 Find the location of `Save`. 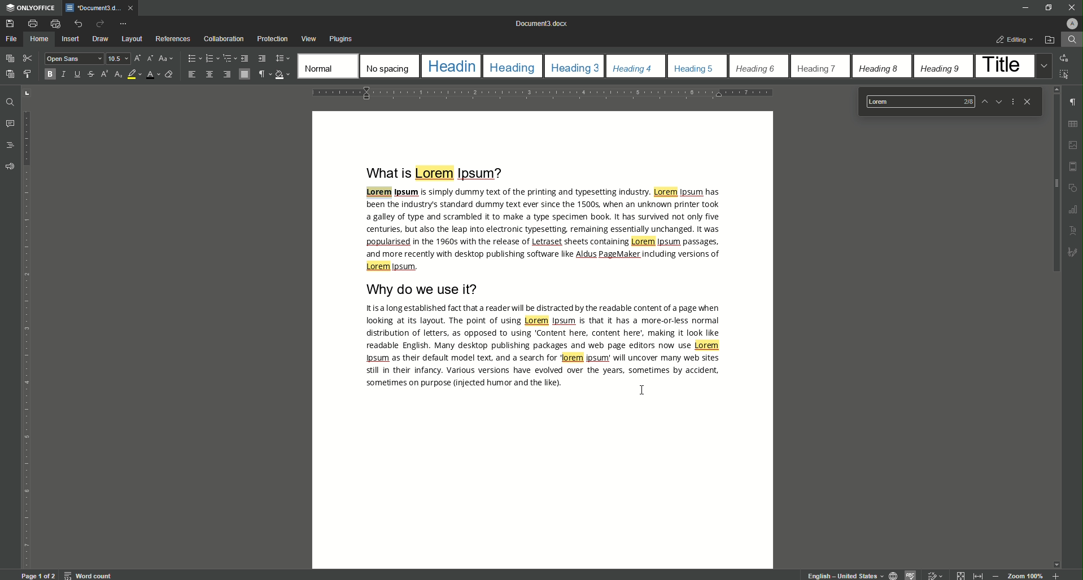

Save is located at coordinates (11, 23).